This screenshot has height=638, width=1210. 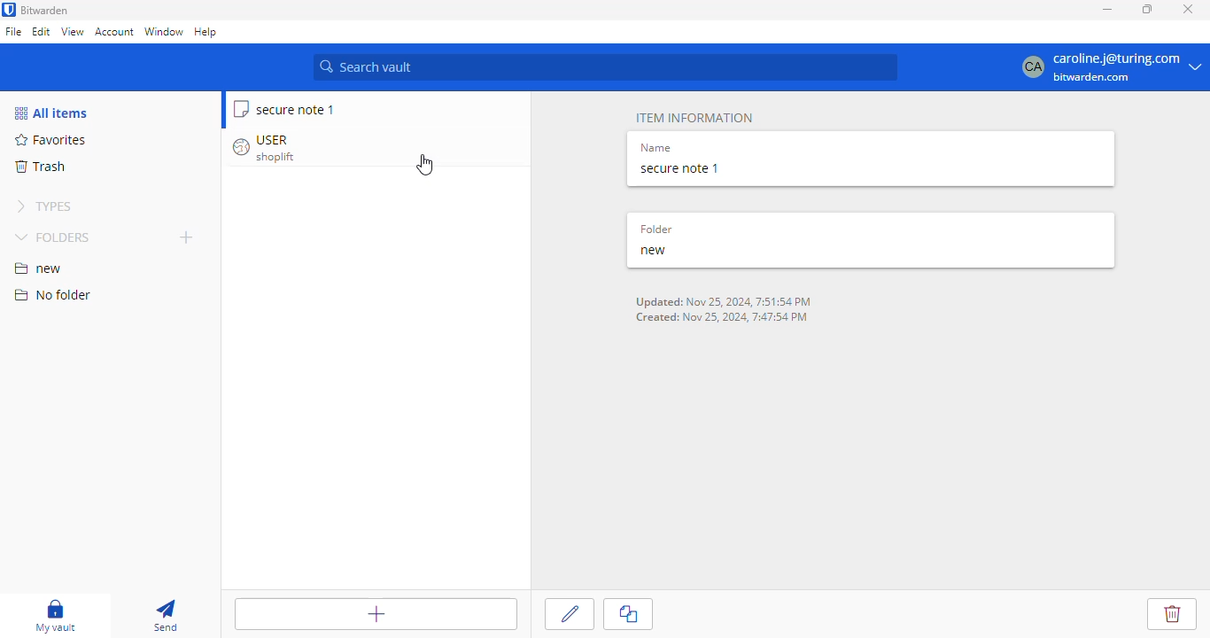 What do you see at coordinates (9, 10) in the screenshot?
I see `logo` at bounding box center [9, 10].